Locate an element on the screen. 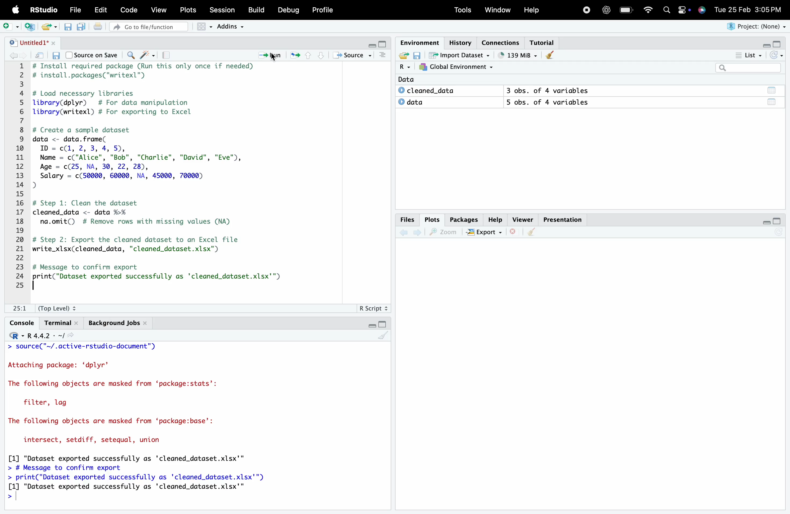 The width and height of the screenshot is (790, 514). RStudio is located at coordinates (43, 9).